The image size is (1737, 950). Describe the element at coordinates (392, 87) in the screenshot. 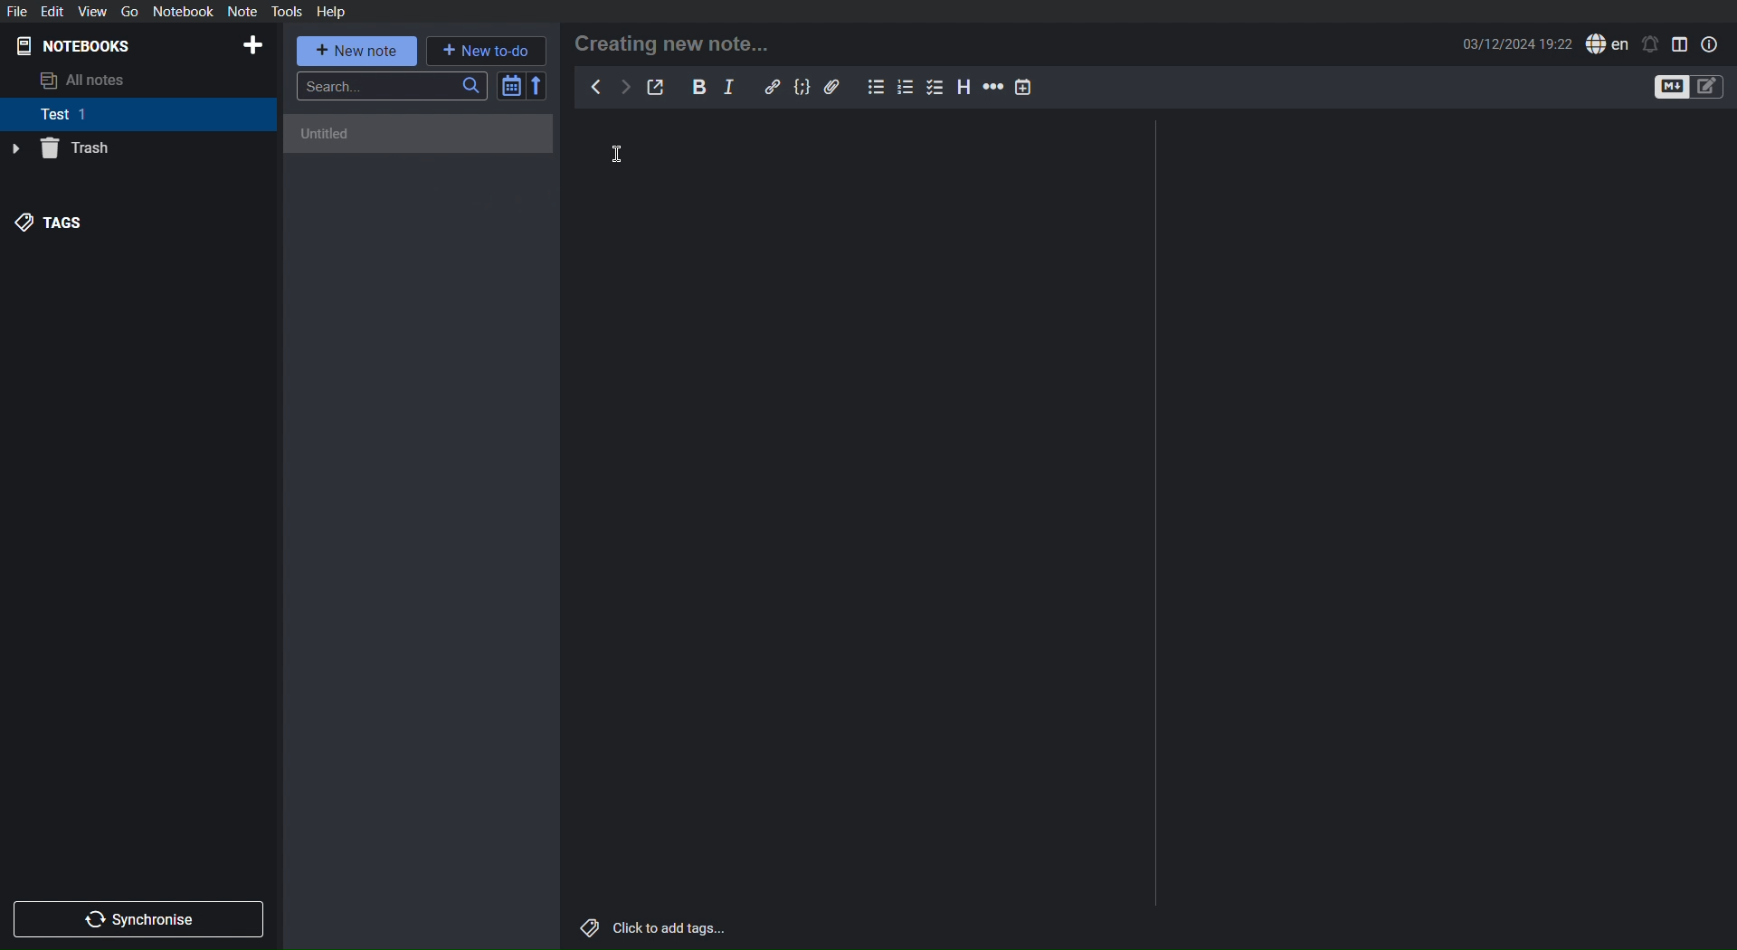

I see `Search` at that location.